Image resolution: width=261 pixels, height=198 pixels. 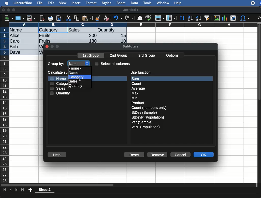 I want to click on close, so click(x=47, y=47).